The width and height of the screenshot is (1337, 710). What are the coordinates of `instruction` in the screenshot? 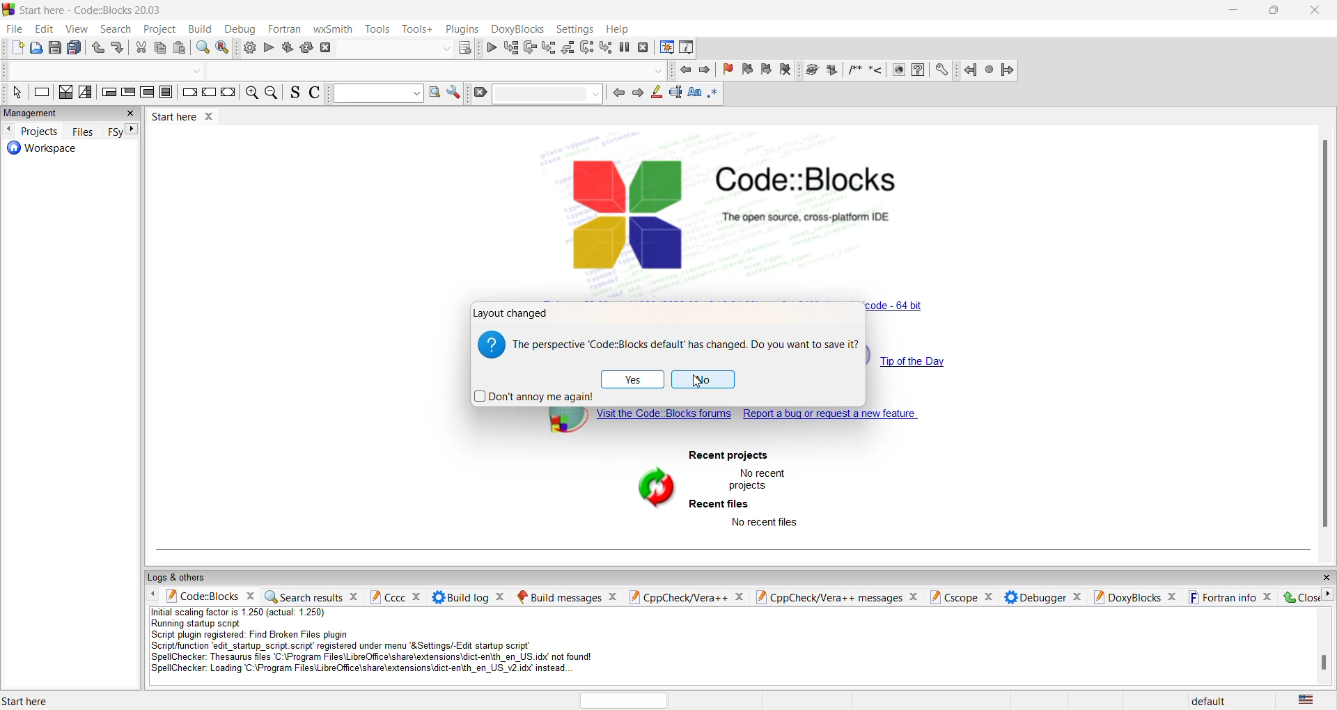 It's located at (41, 93).